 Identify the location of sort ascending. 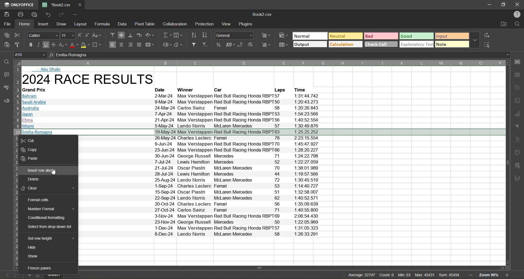
(193, 35).